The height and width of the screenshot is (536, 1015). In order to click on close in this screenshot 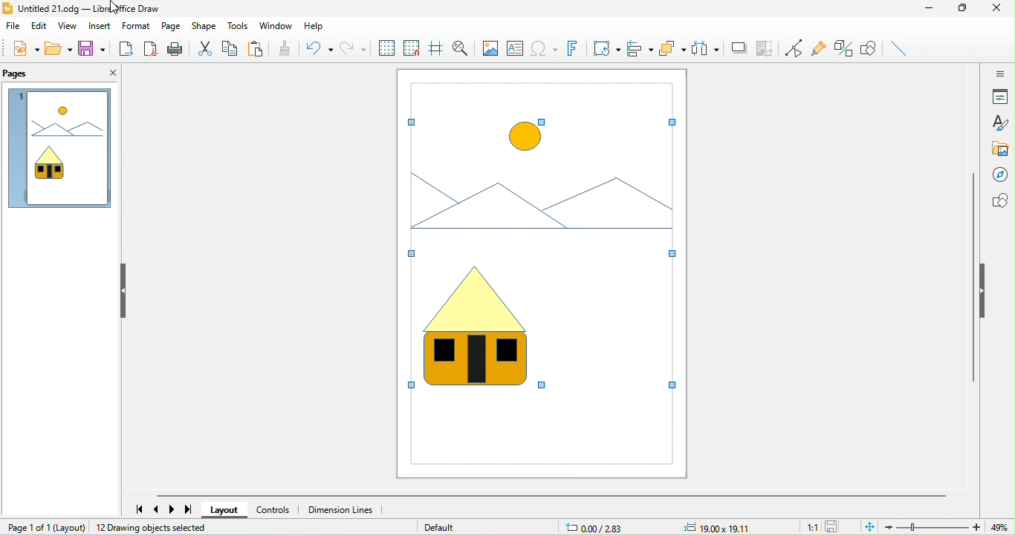, I will do `click(108, 76)`.